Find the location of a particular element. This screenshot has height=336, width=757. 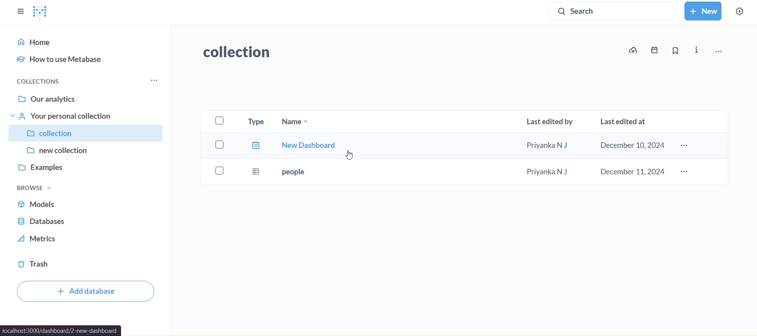

close sidebars is located at coordinates (20, 12).